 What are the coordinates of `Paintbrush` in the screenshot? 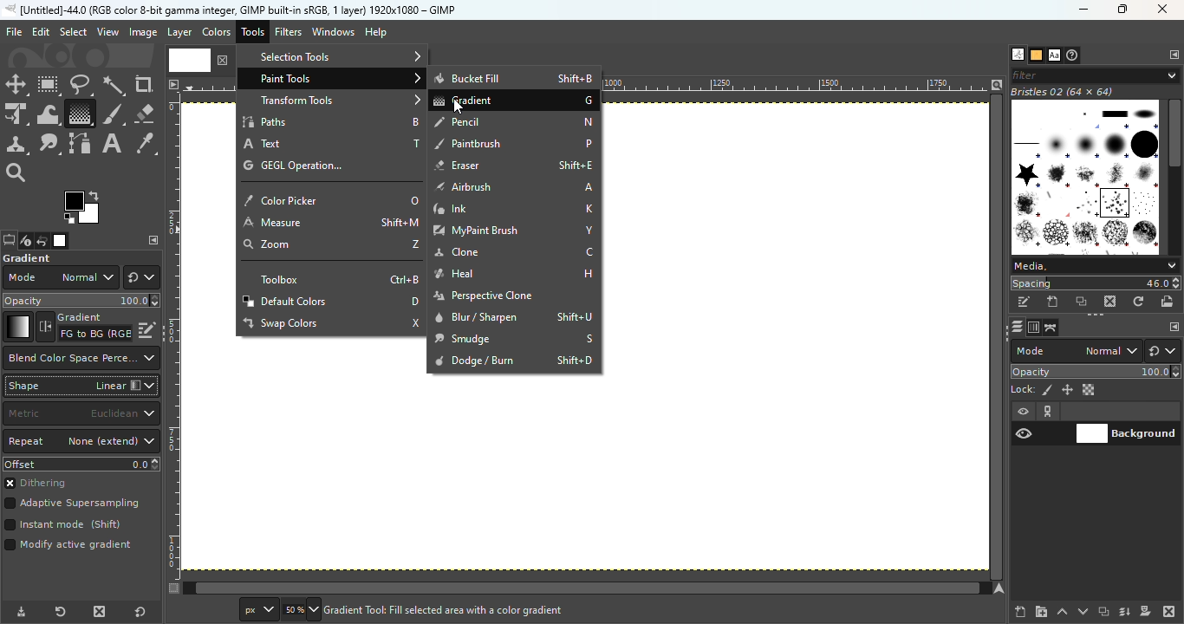 It's located at (513, 143).